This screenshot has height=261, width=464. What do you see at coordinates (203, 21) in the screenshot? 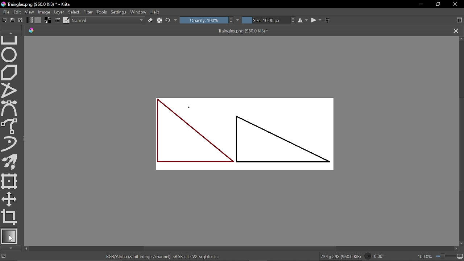
I see `Opacity: 100%` at bounding box center [203, 21].